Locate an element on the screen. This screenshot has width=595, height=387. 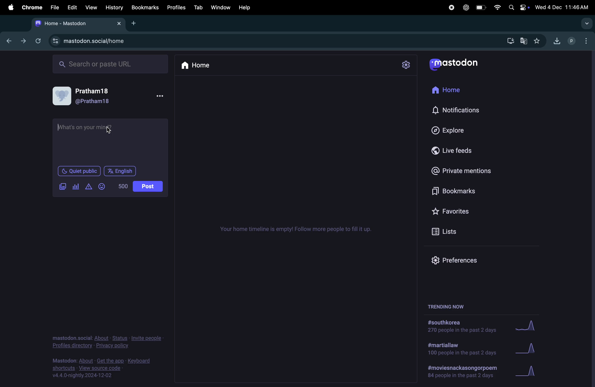
images is located at coordinates (62, 186).